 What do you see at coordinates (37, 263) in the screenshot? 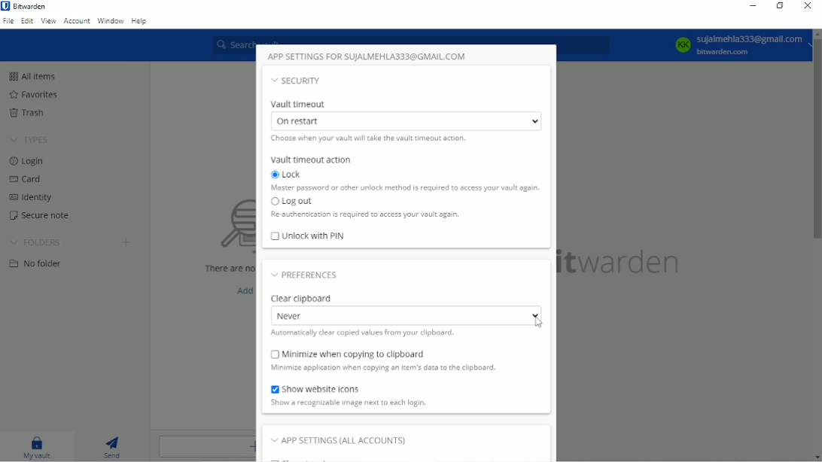
I see `No folder` at bounding box center [37, 263].